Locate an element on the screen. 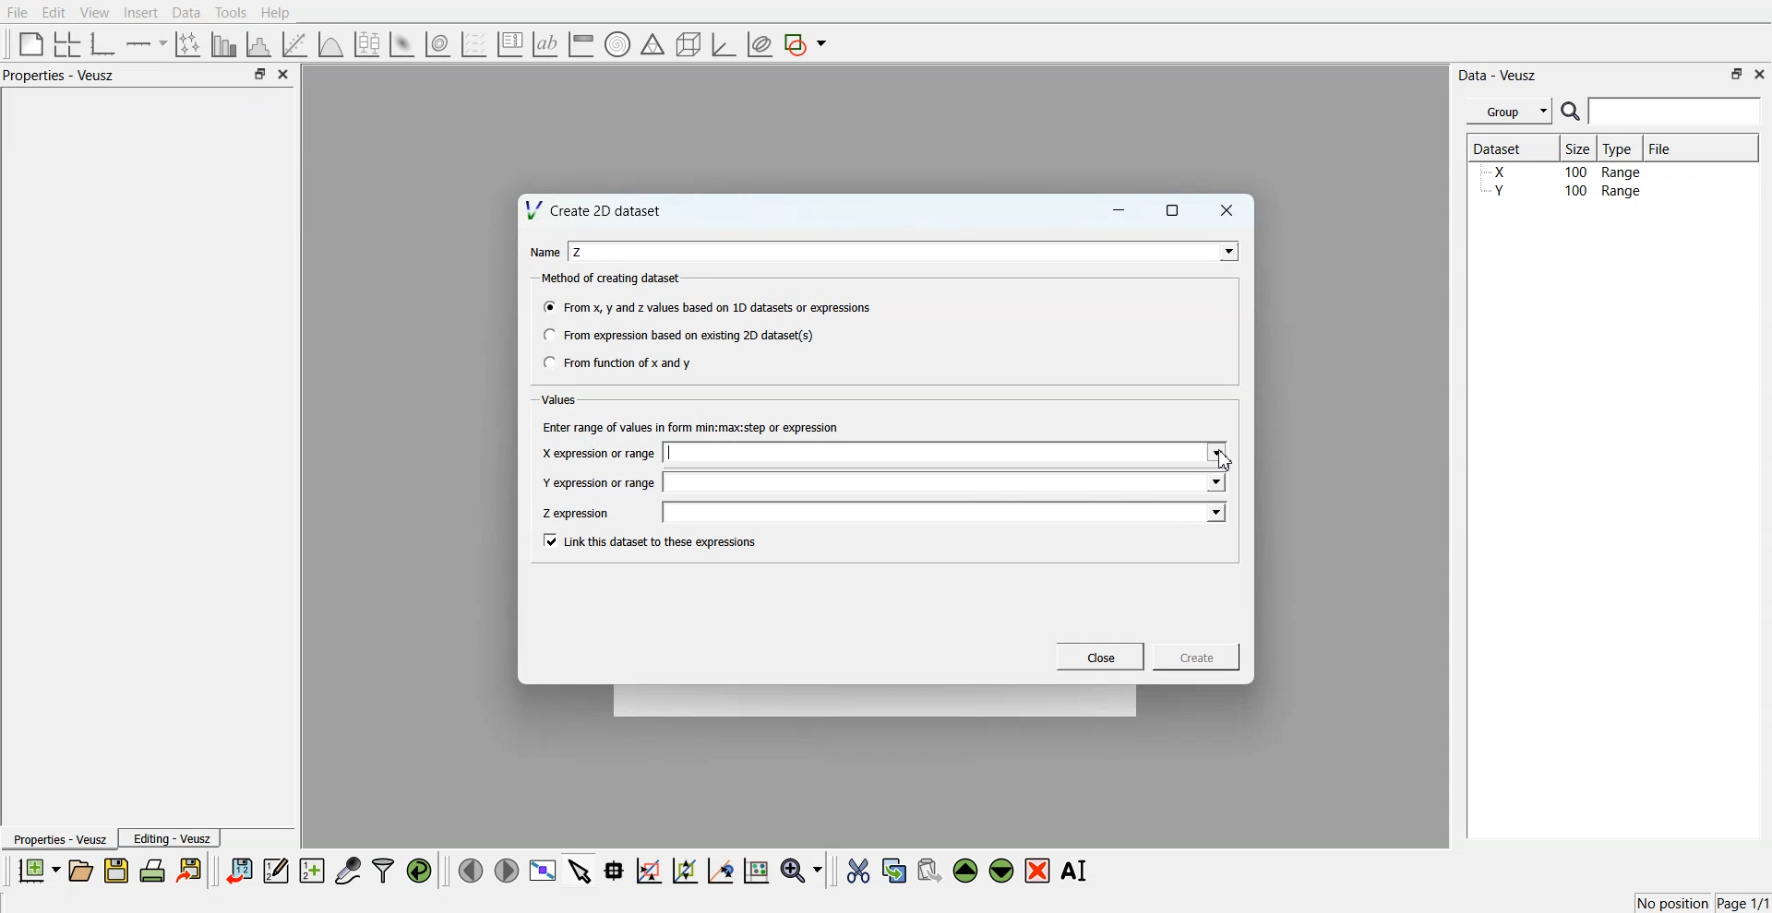  Capture remote data is located at coordinates (348, 870).